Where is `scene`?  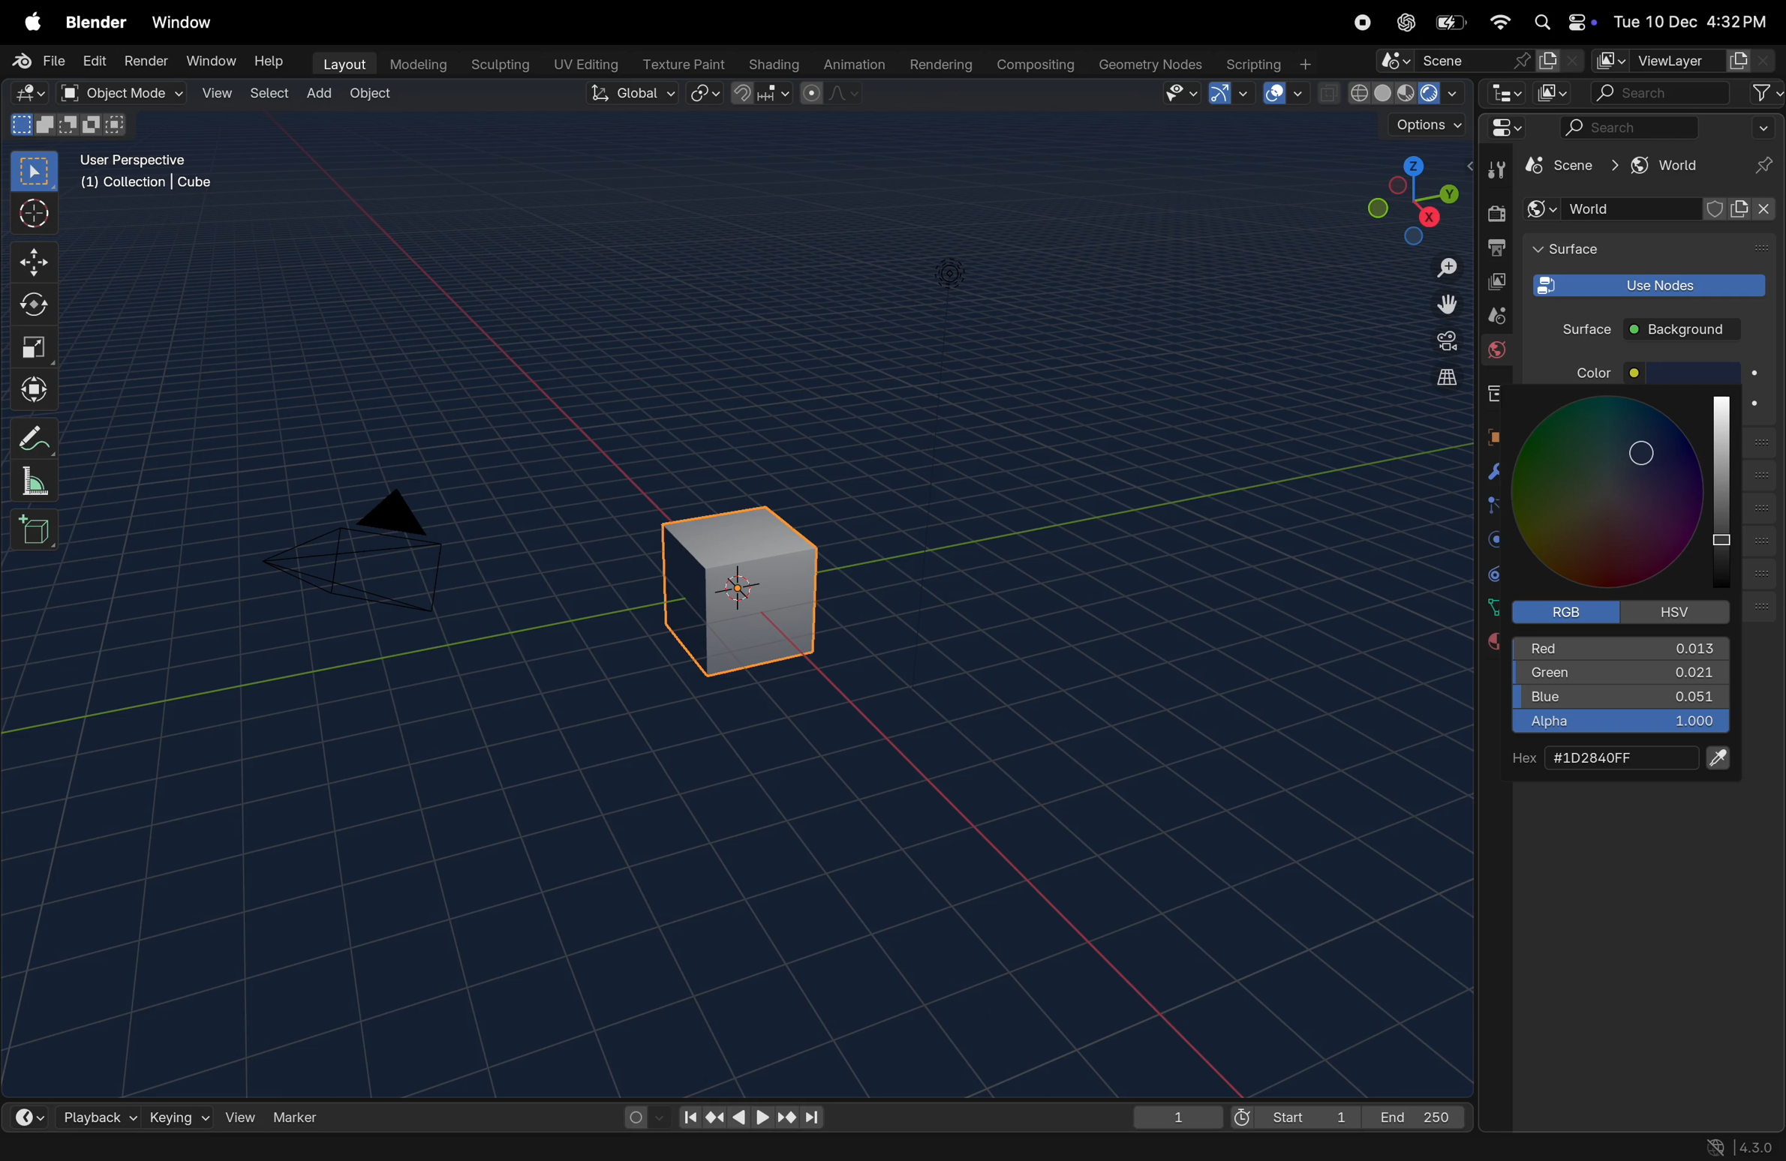 scene is located at coordinates (1490, 315).